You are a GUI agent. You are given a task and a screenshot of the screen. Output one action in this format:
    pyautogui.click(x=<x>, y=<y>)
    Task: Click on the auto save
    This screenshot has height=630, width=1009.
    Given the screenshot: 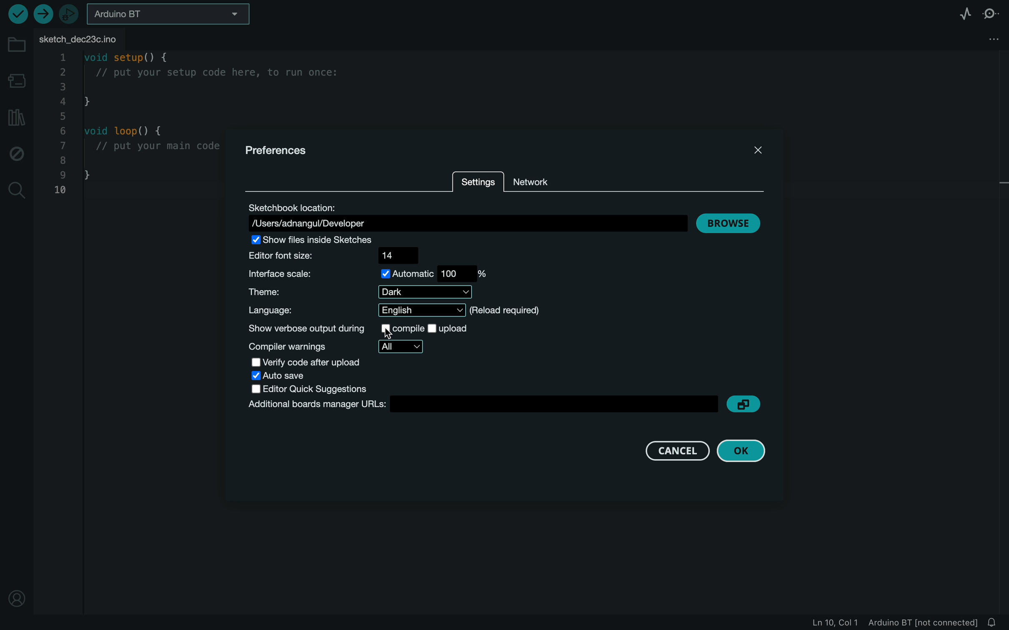 What is the action you would take?
    pyautogui.click(x=280, y=375)
    